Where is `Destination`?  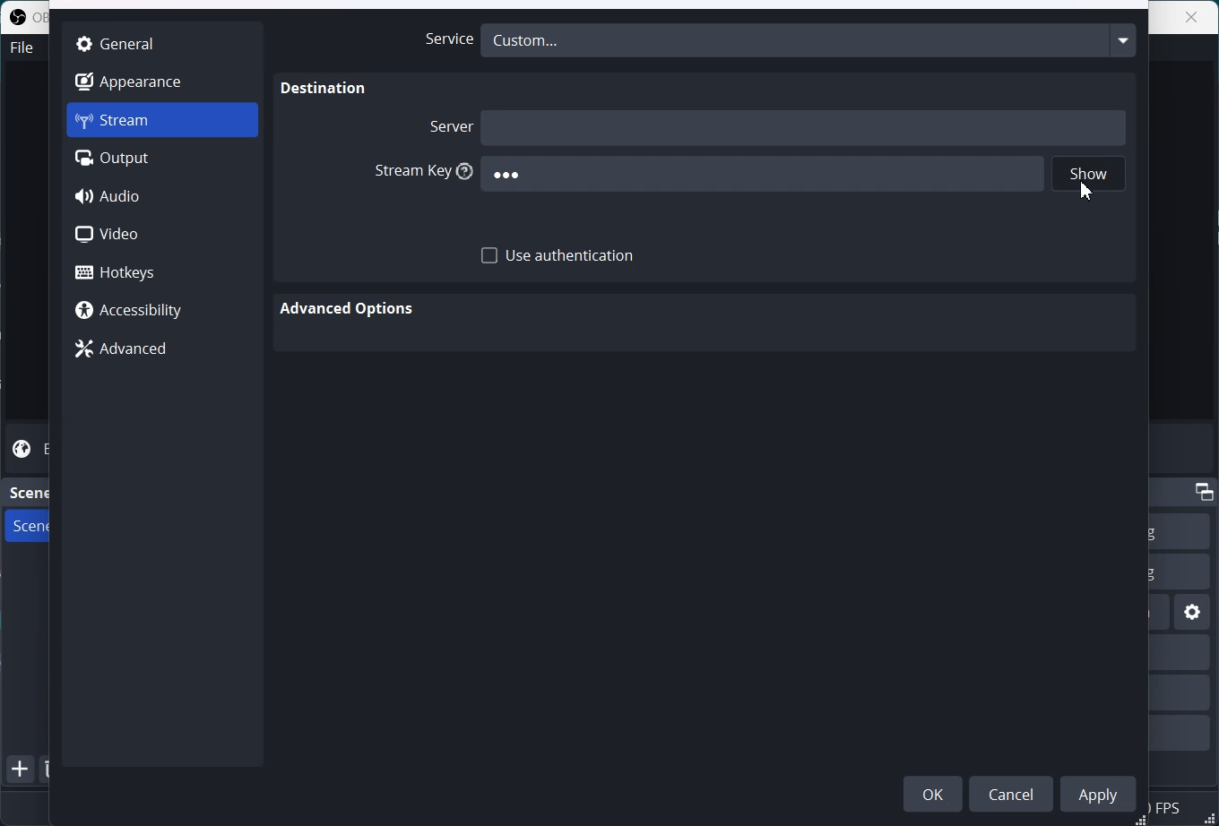 Destination is located at coordinates (324, 89).